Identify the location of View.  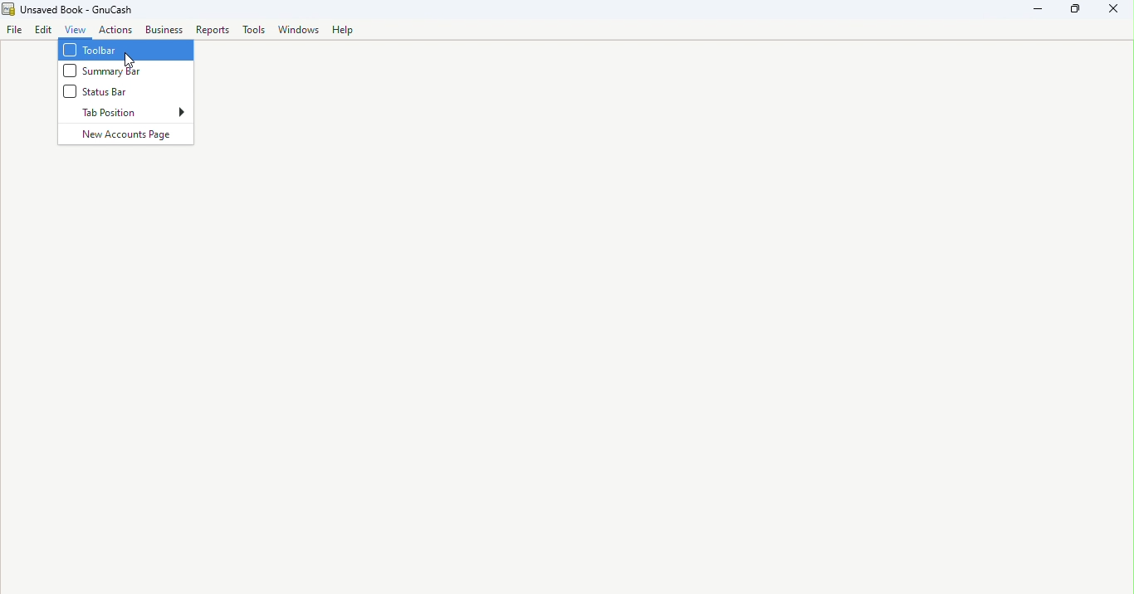
(77, 30).